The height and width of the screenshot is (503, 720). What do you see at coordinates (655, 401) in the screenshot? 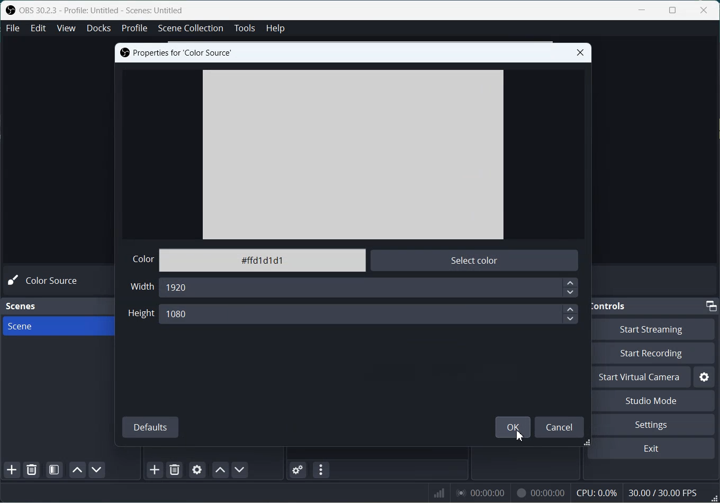
I see `Studio Mode` at bounding box center [655, 401].